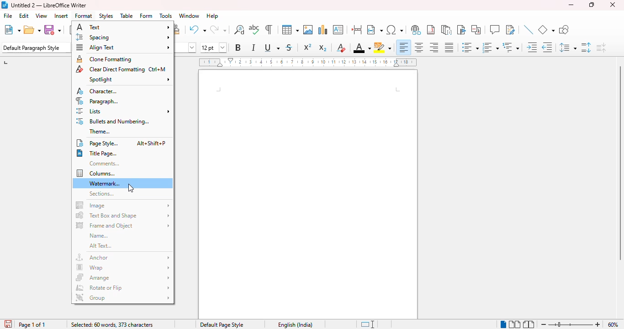 This screenshot has width=624, height=329. I want to click on watermark, so click(106, 183).